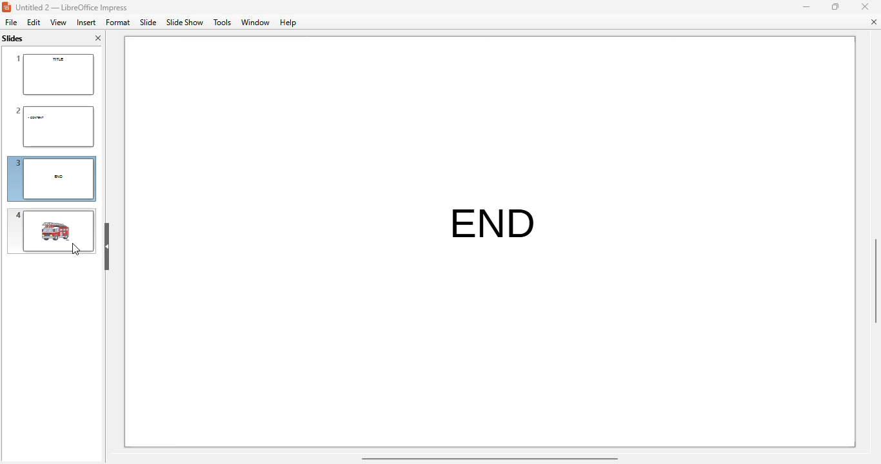 The image size is (881, 464). Describe the element at coordinates (58, 22) in the screenshot. I see `view` at that location.